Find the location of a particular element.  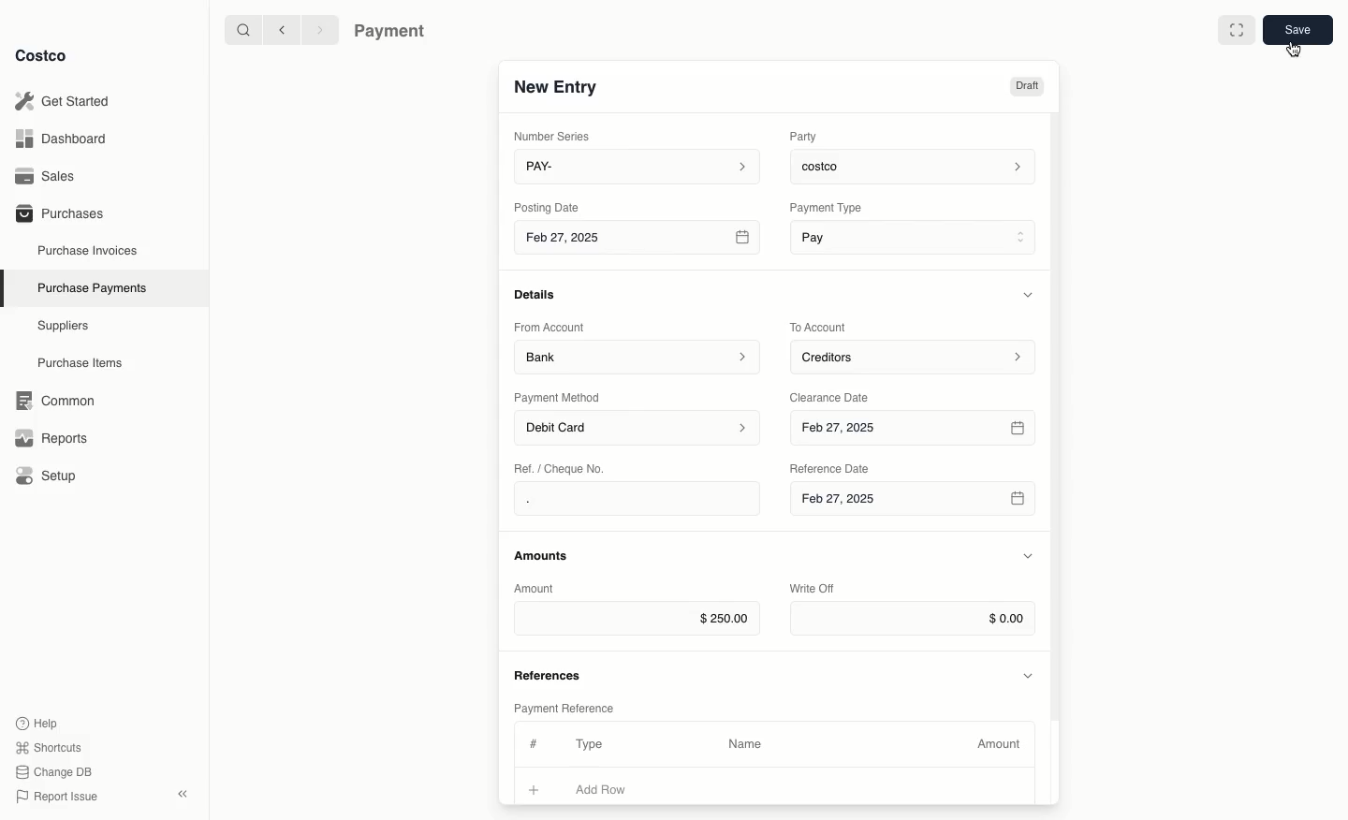

Report Issue is located at coordinates (57, 798).